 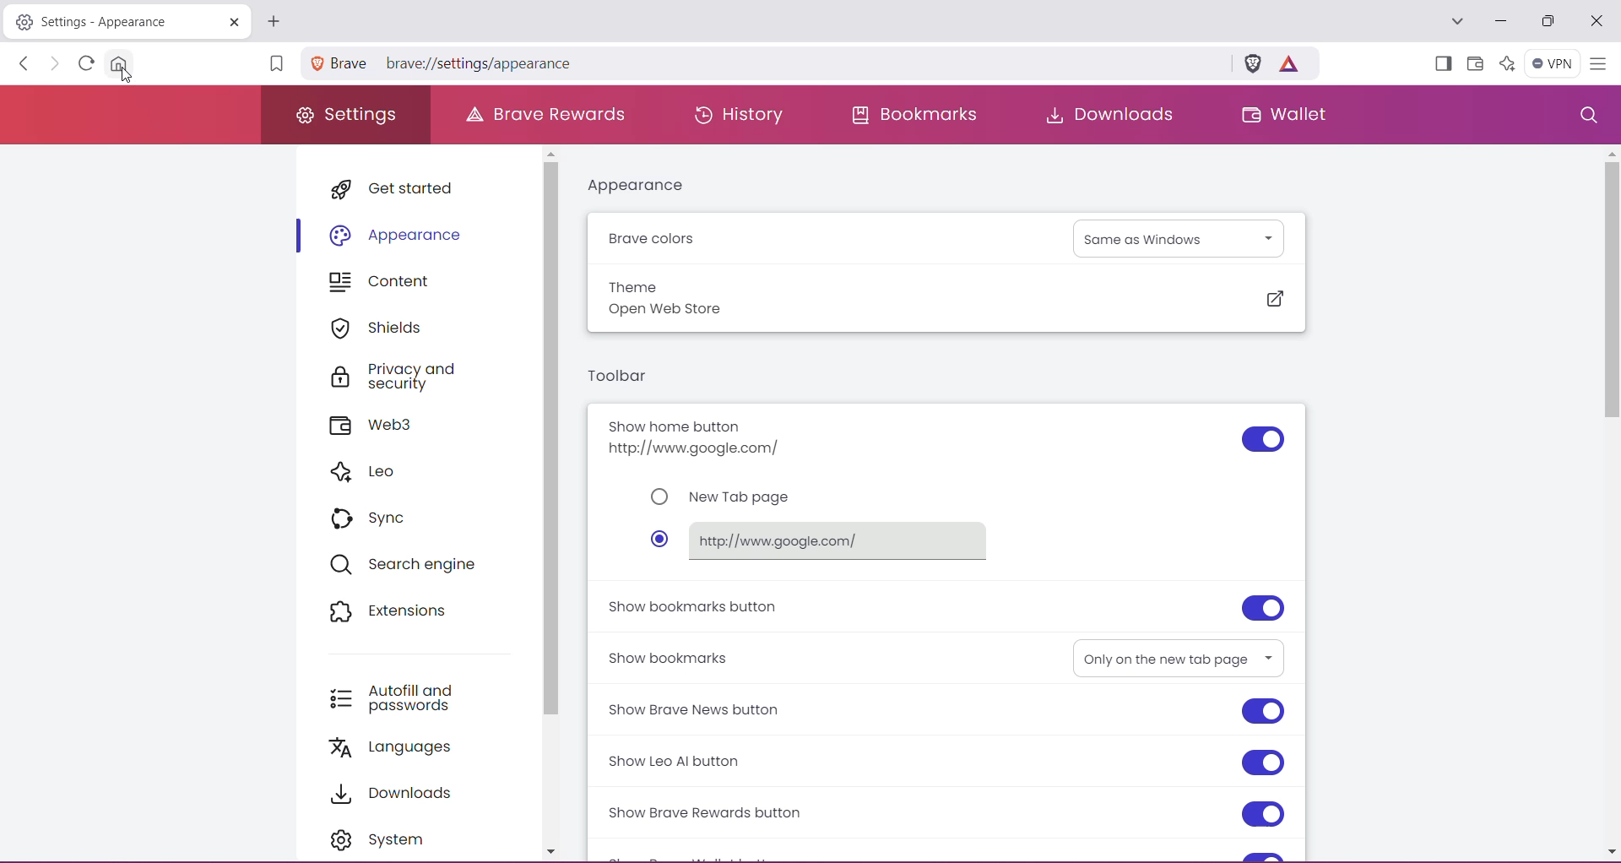 What do you see at coordinates (691, 762) in the screenshot?
I see `Show Leo AI button` at bounding box center [691, 762].